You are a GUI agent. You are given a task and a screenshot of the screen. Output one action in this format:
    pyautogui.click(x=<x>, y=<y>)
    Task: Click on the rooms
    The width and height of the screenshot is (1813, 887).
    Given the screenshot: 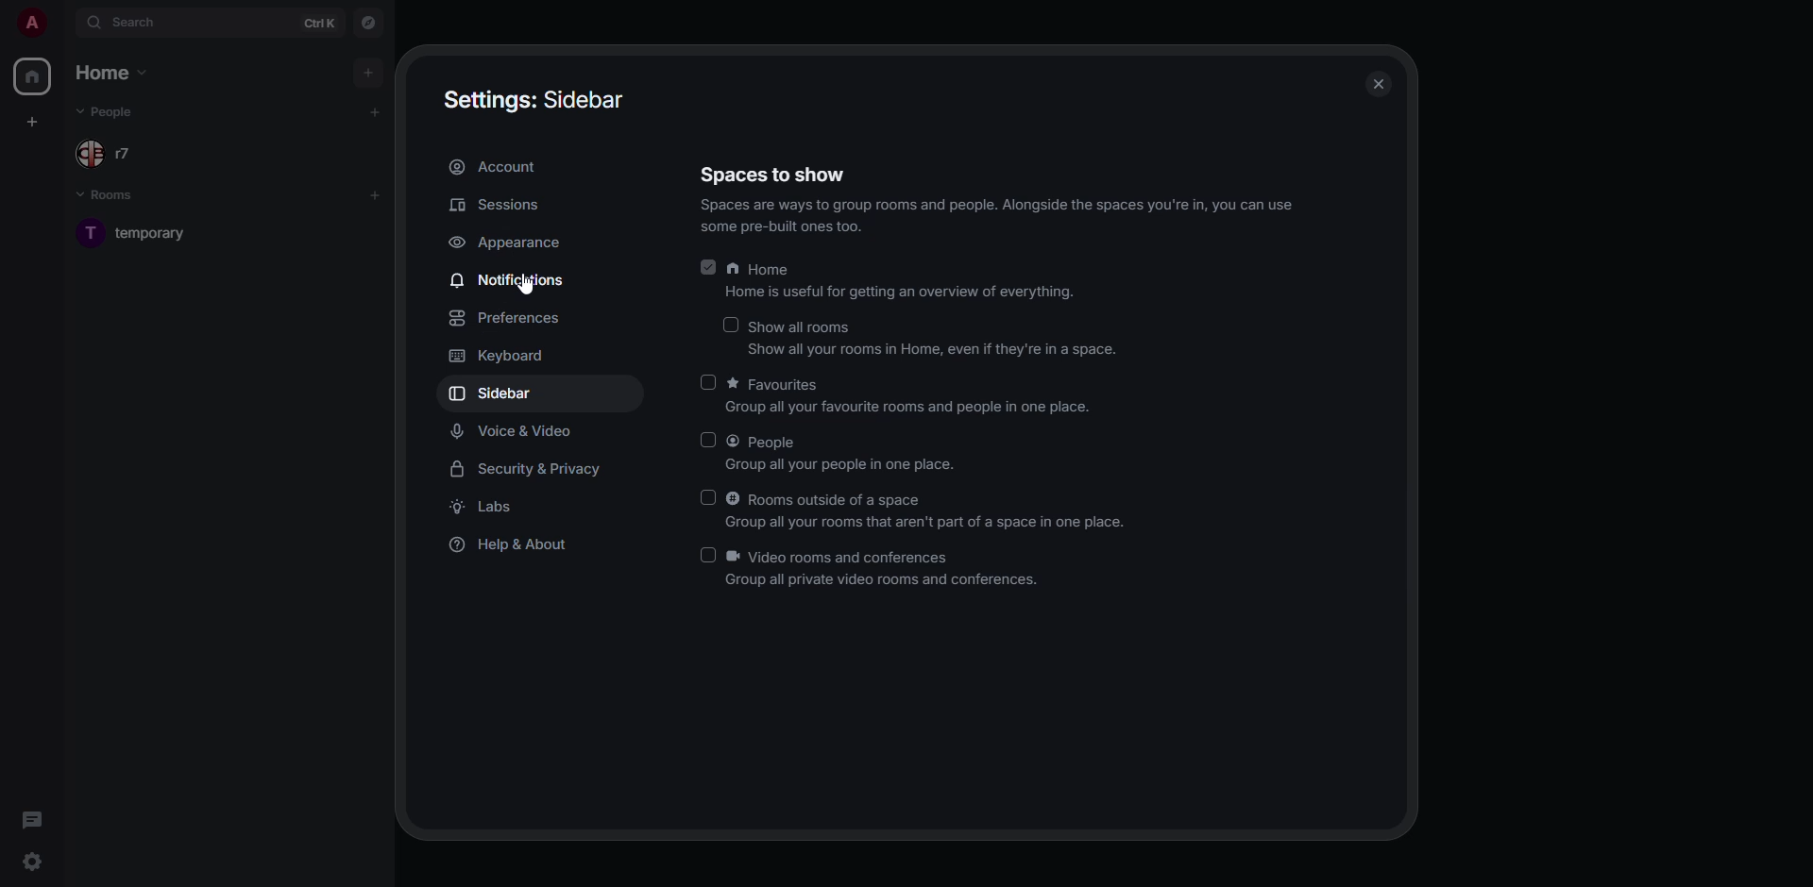 What is the action you would take?
    pyautogui.click(x=117, y=197)
    